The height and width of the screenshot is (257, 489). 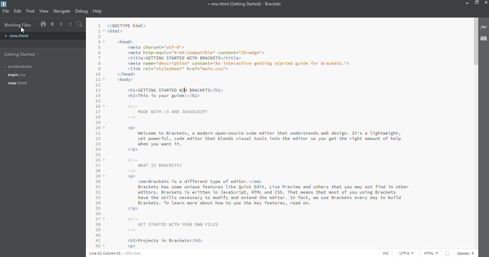 What do you see at coordinates (98, 11) in the screenshot?
I see `help` at bounding box center [98, 11].